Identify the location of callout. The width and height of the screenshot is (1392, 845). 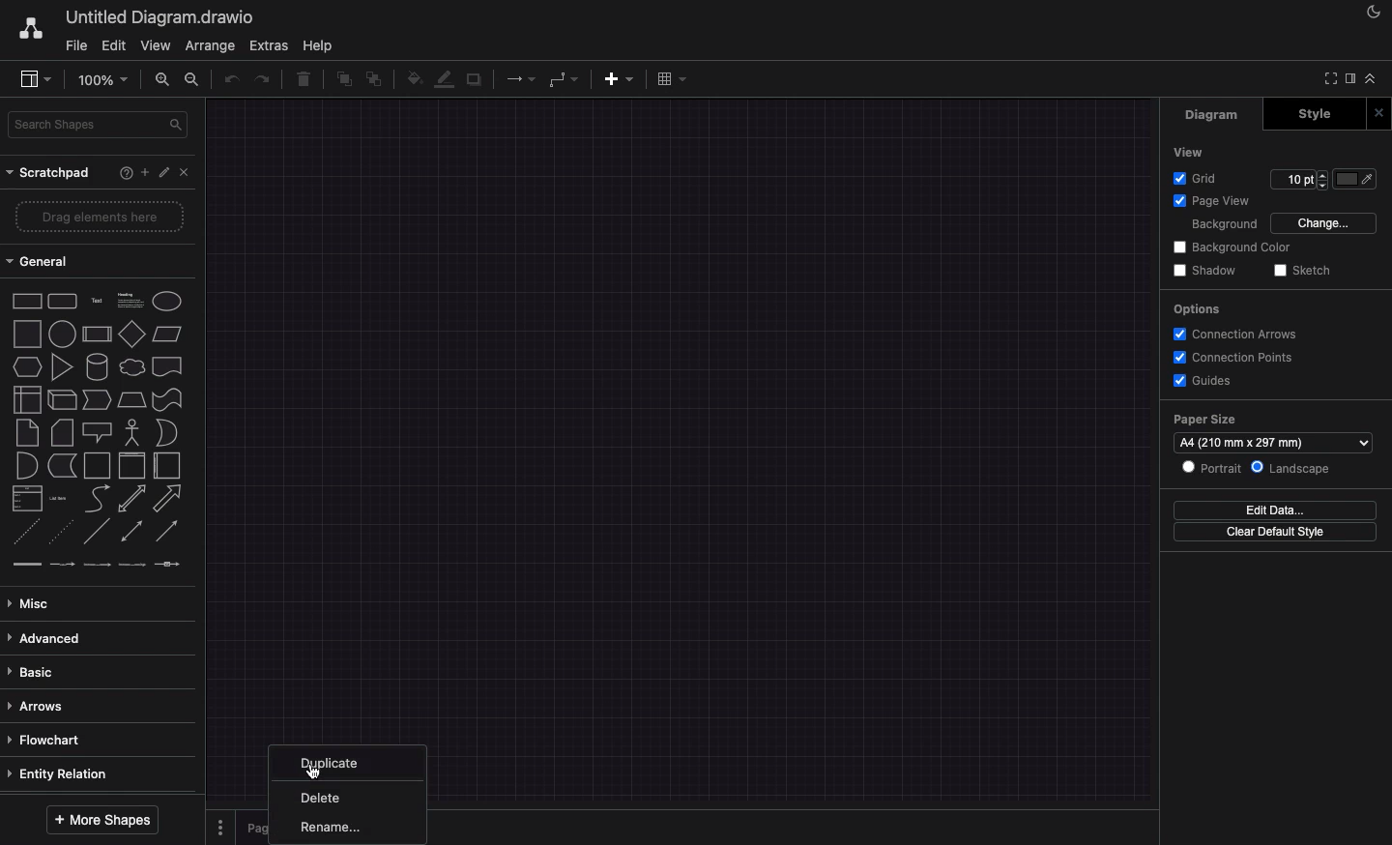
(99, 432).